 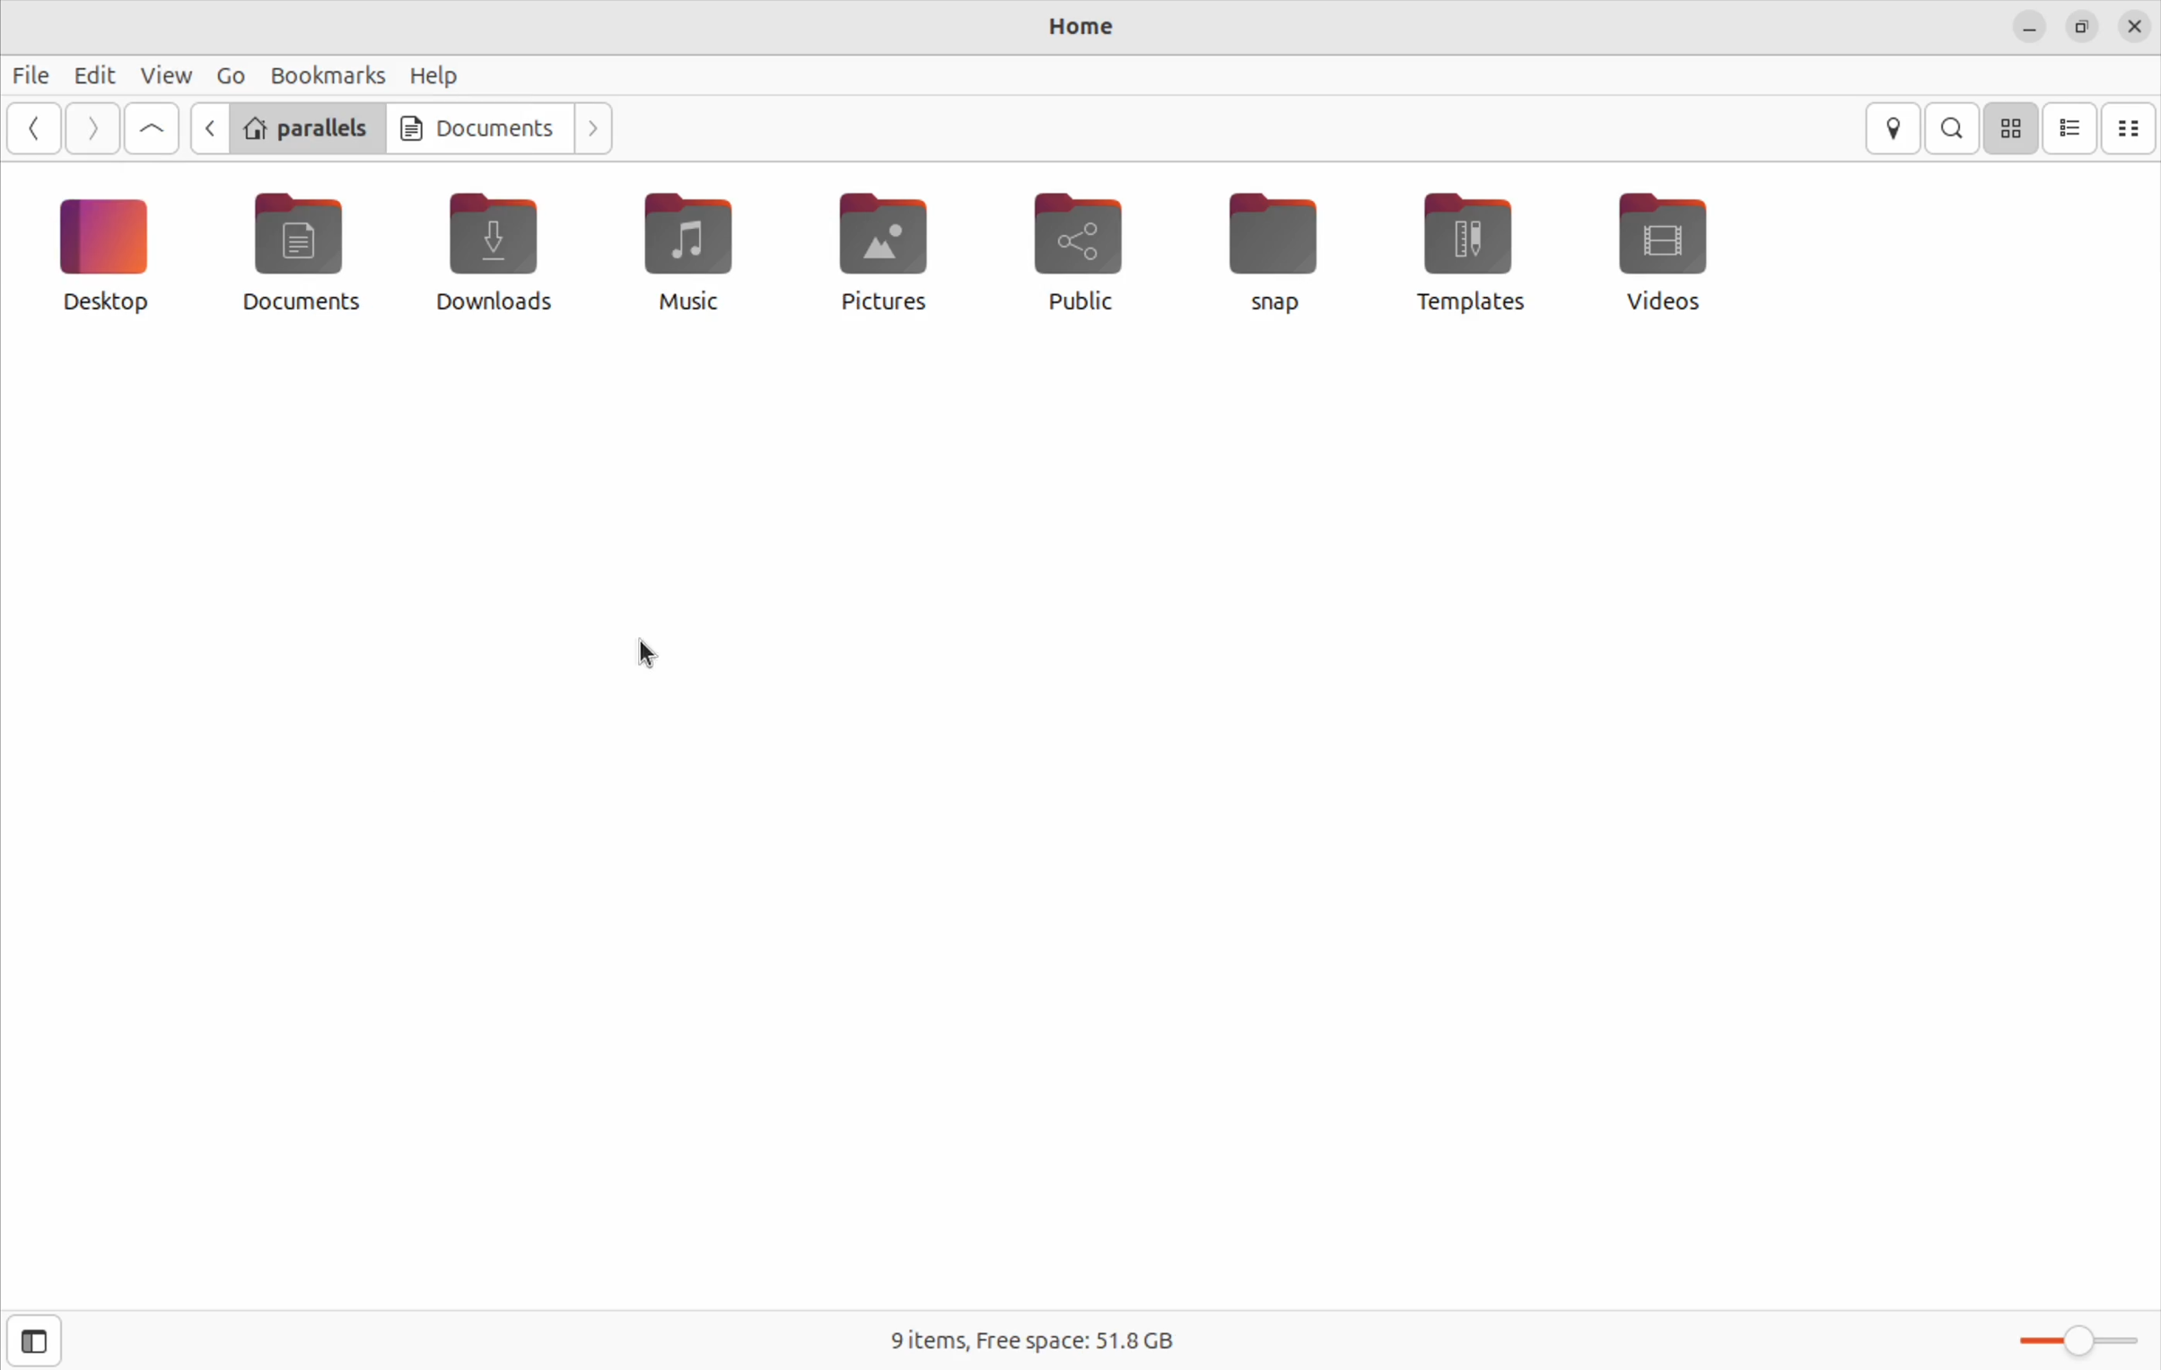 I want to click on cursor, so click(x=655, y=658).